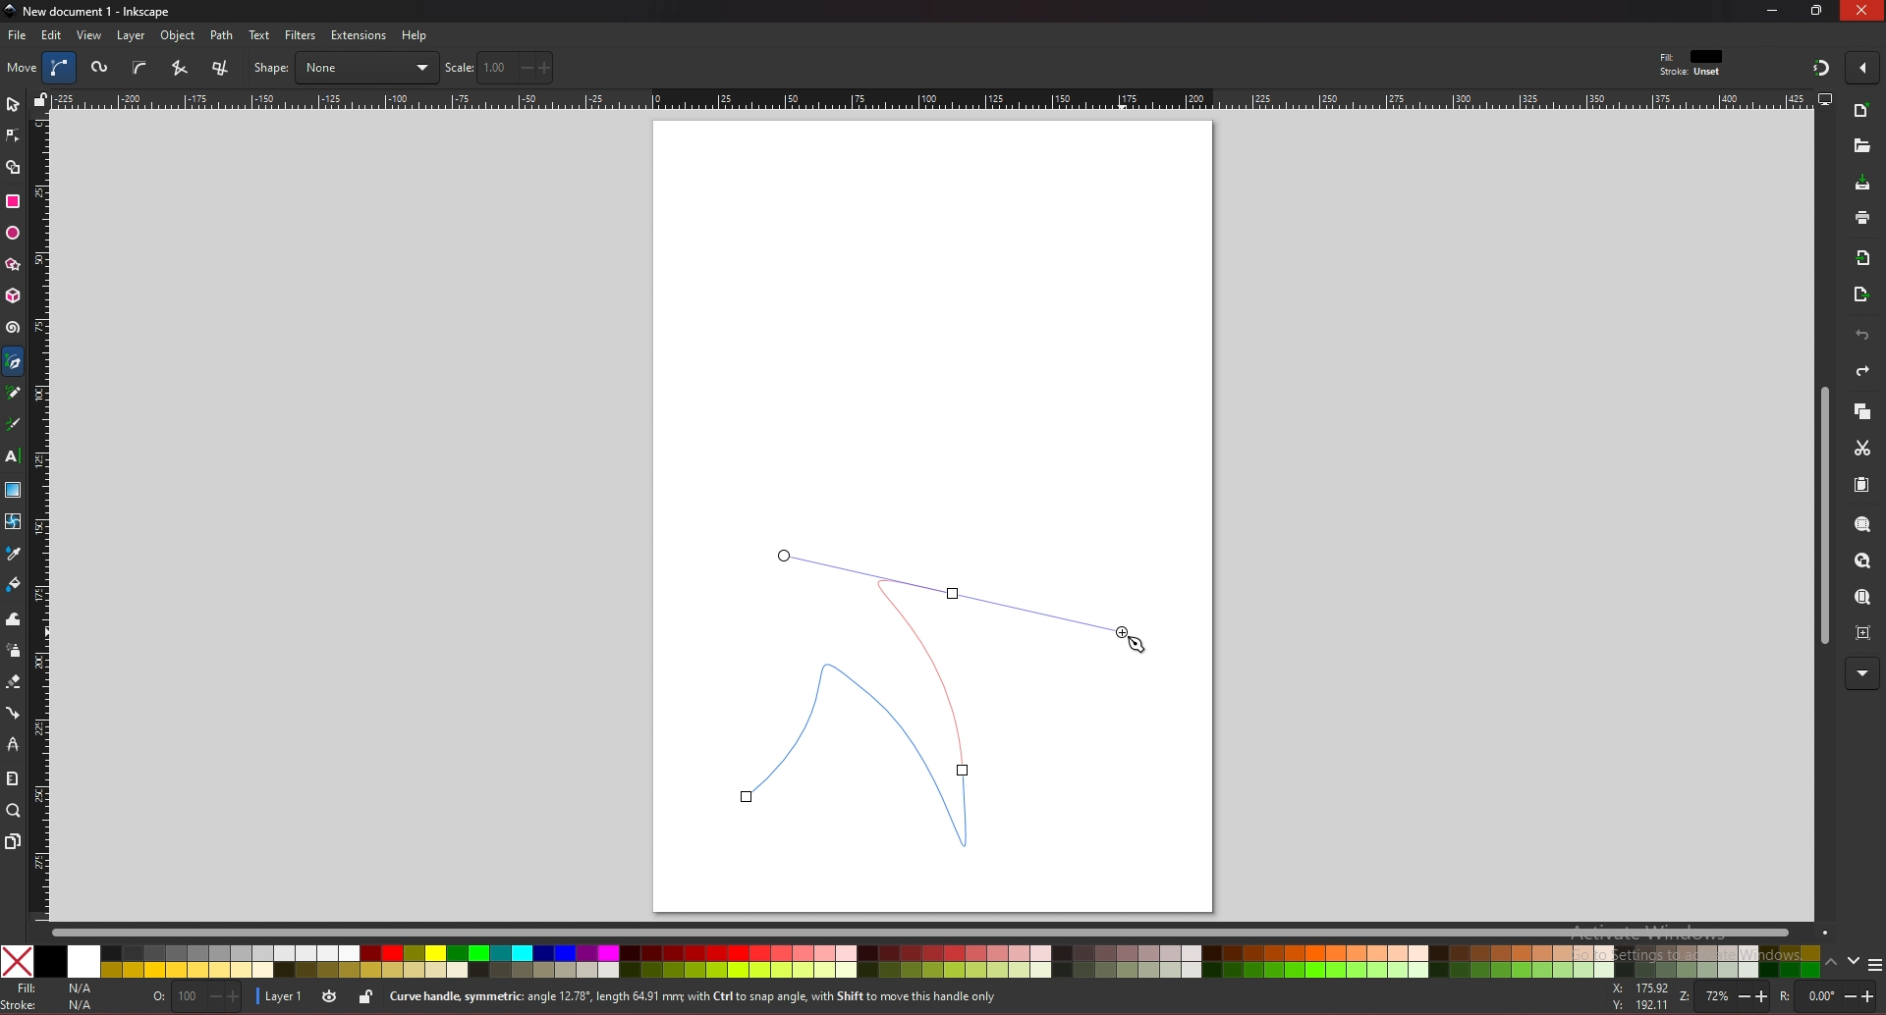 This screenshot has width=1886, height=1015. I want to click on bezier curve, so click(929, 697).